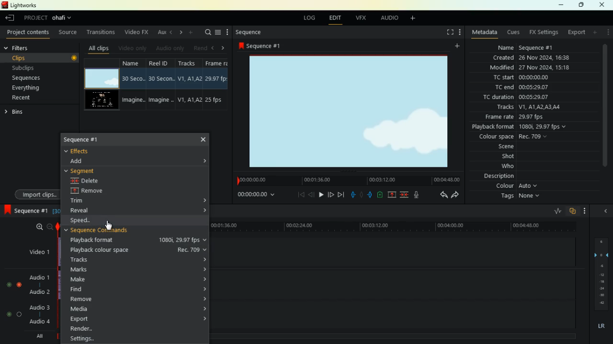 This screenshot has height=344, width=613. What do you see at coordinates (554, 212) in the screenshot?
I see `rate` at bounding box center [554, 212].